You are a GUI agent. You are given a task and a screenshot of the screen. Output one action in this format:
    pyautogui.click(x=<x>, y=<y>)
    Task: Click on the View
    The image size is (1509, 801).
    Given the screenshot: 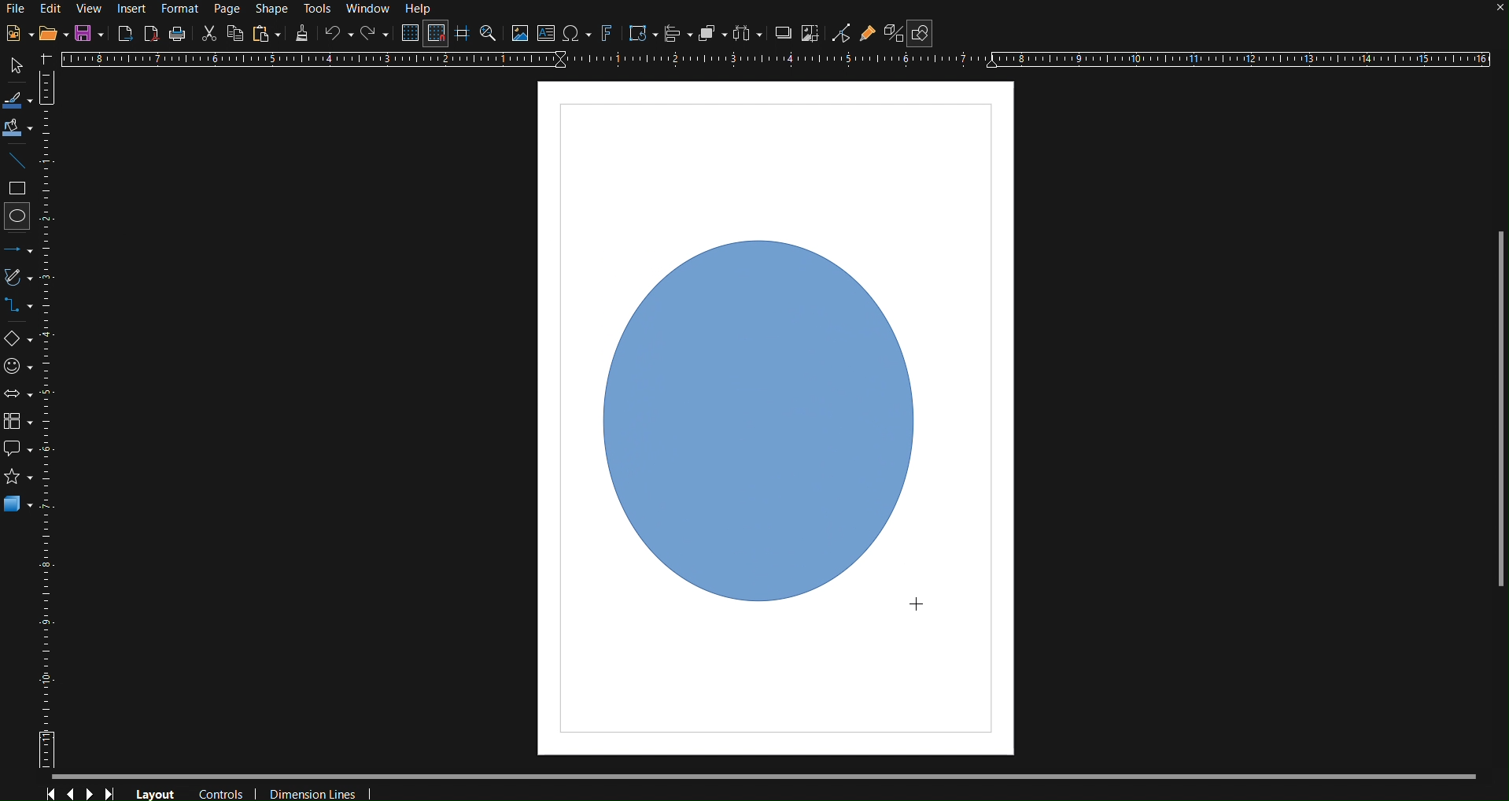 What is the action you would take?
    pyautogui.click(x=91, y=9)
    